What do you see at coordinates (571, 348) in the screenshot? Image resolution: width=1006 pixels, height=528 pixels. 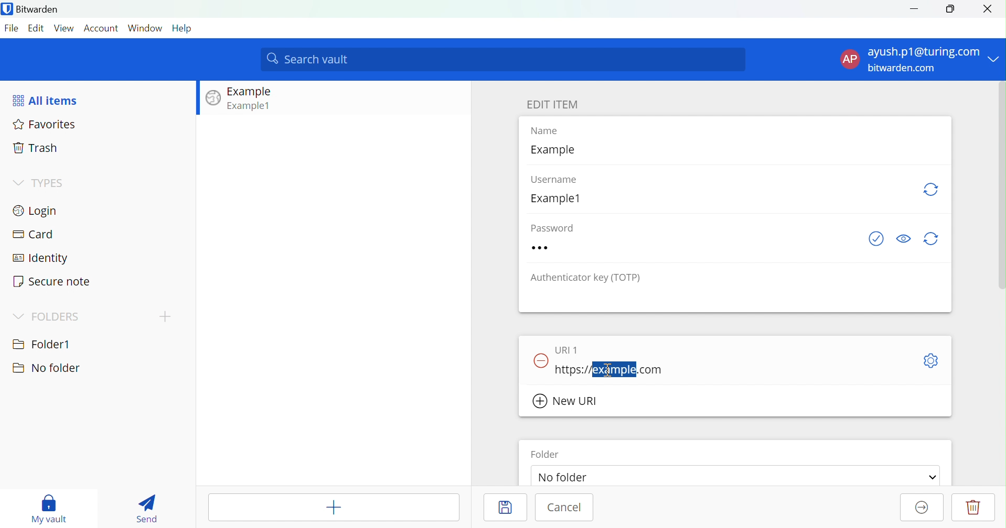 I see `URL 1` at bounding box center [571, 348].